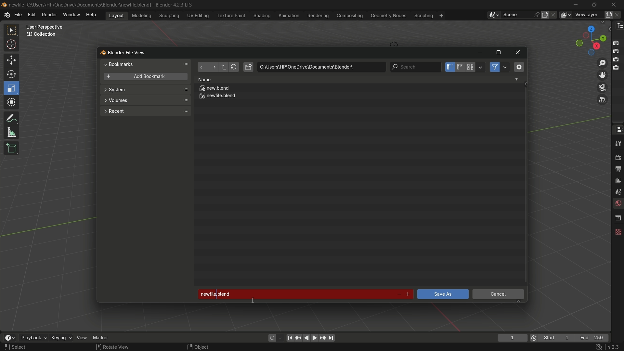 The width and height of the screenshot is (624, 351). What do you see at coordinates (614, 4) in the screenshot?
I see `close app` at bounding box center [614, 4].